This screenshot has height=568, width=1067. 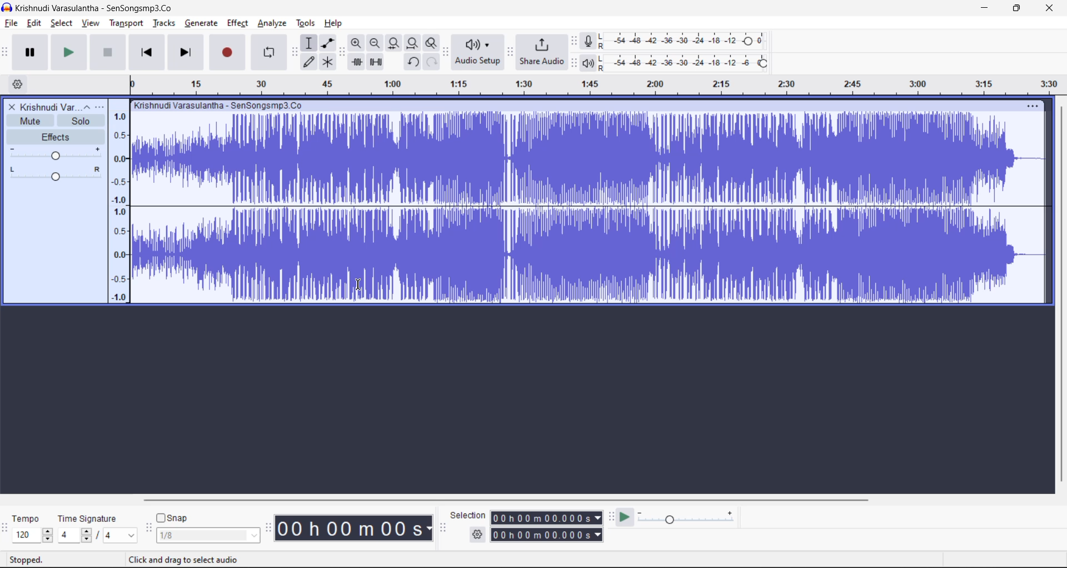 I want to click on analyze, so click(x=274, y=23).